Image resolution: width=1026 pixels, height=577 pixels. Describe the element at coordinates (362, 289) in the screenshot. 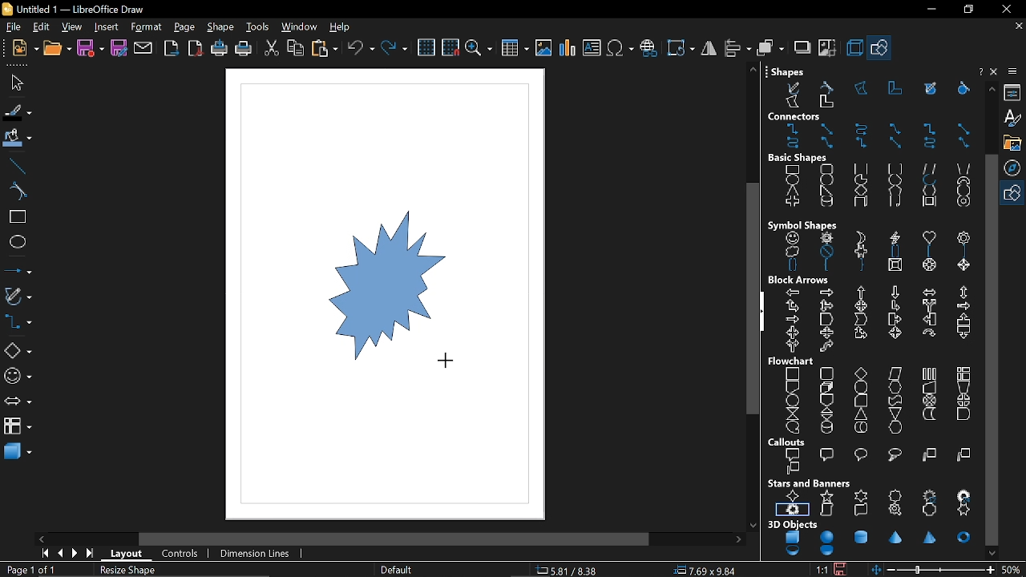

I see `Add a starburst shape with custom points added` at that location.